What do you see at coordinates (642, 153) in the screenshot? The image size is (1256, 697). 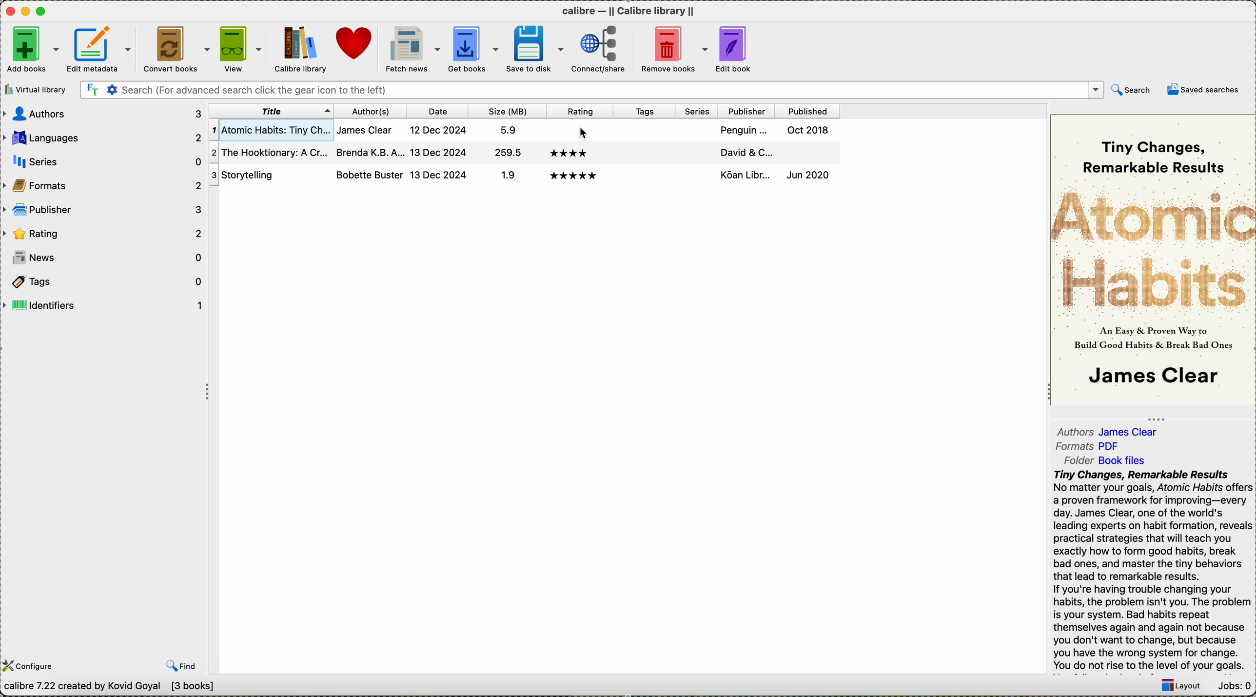 I see `tags` at bounding box center [642, 153].